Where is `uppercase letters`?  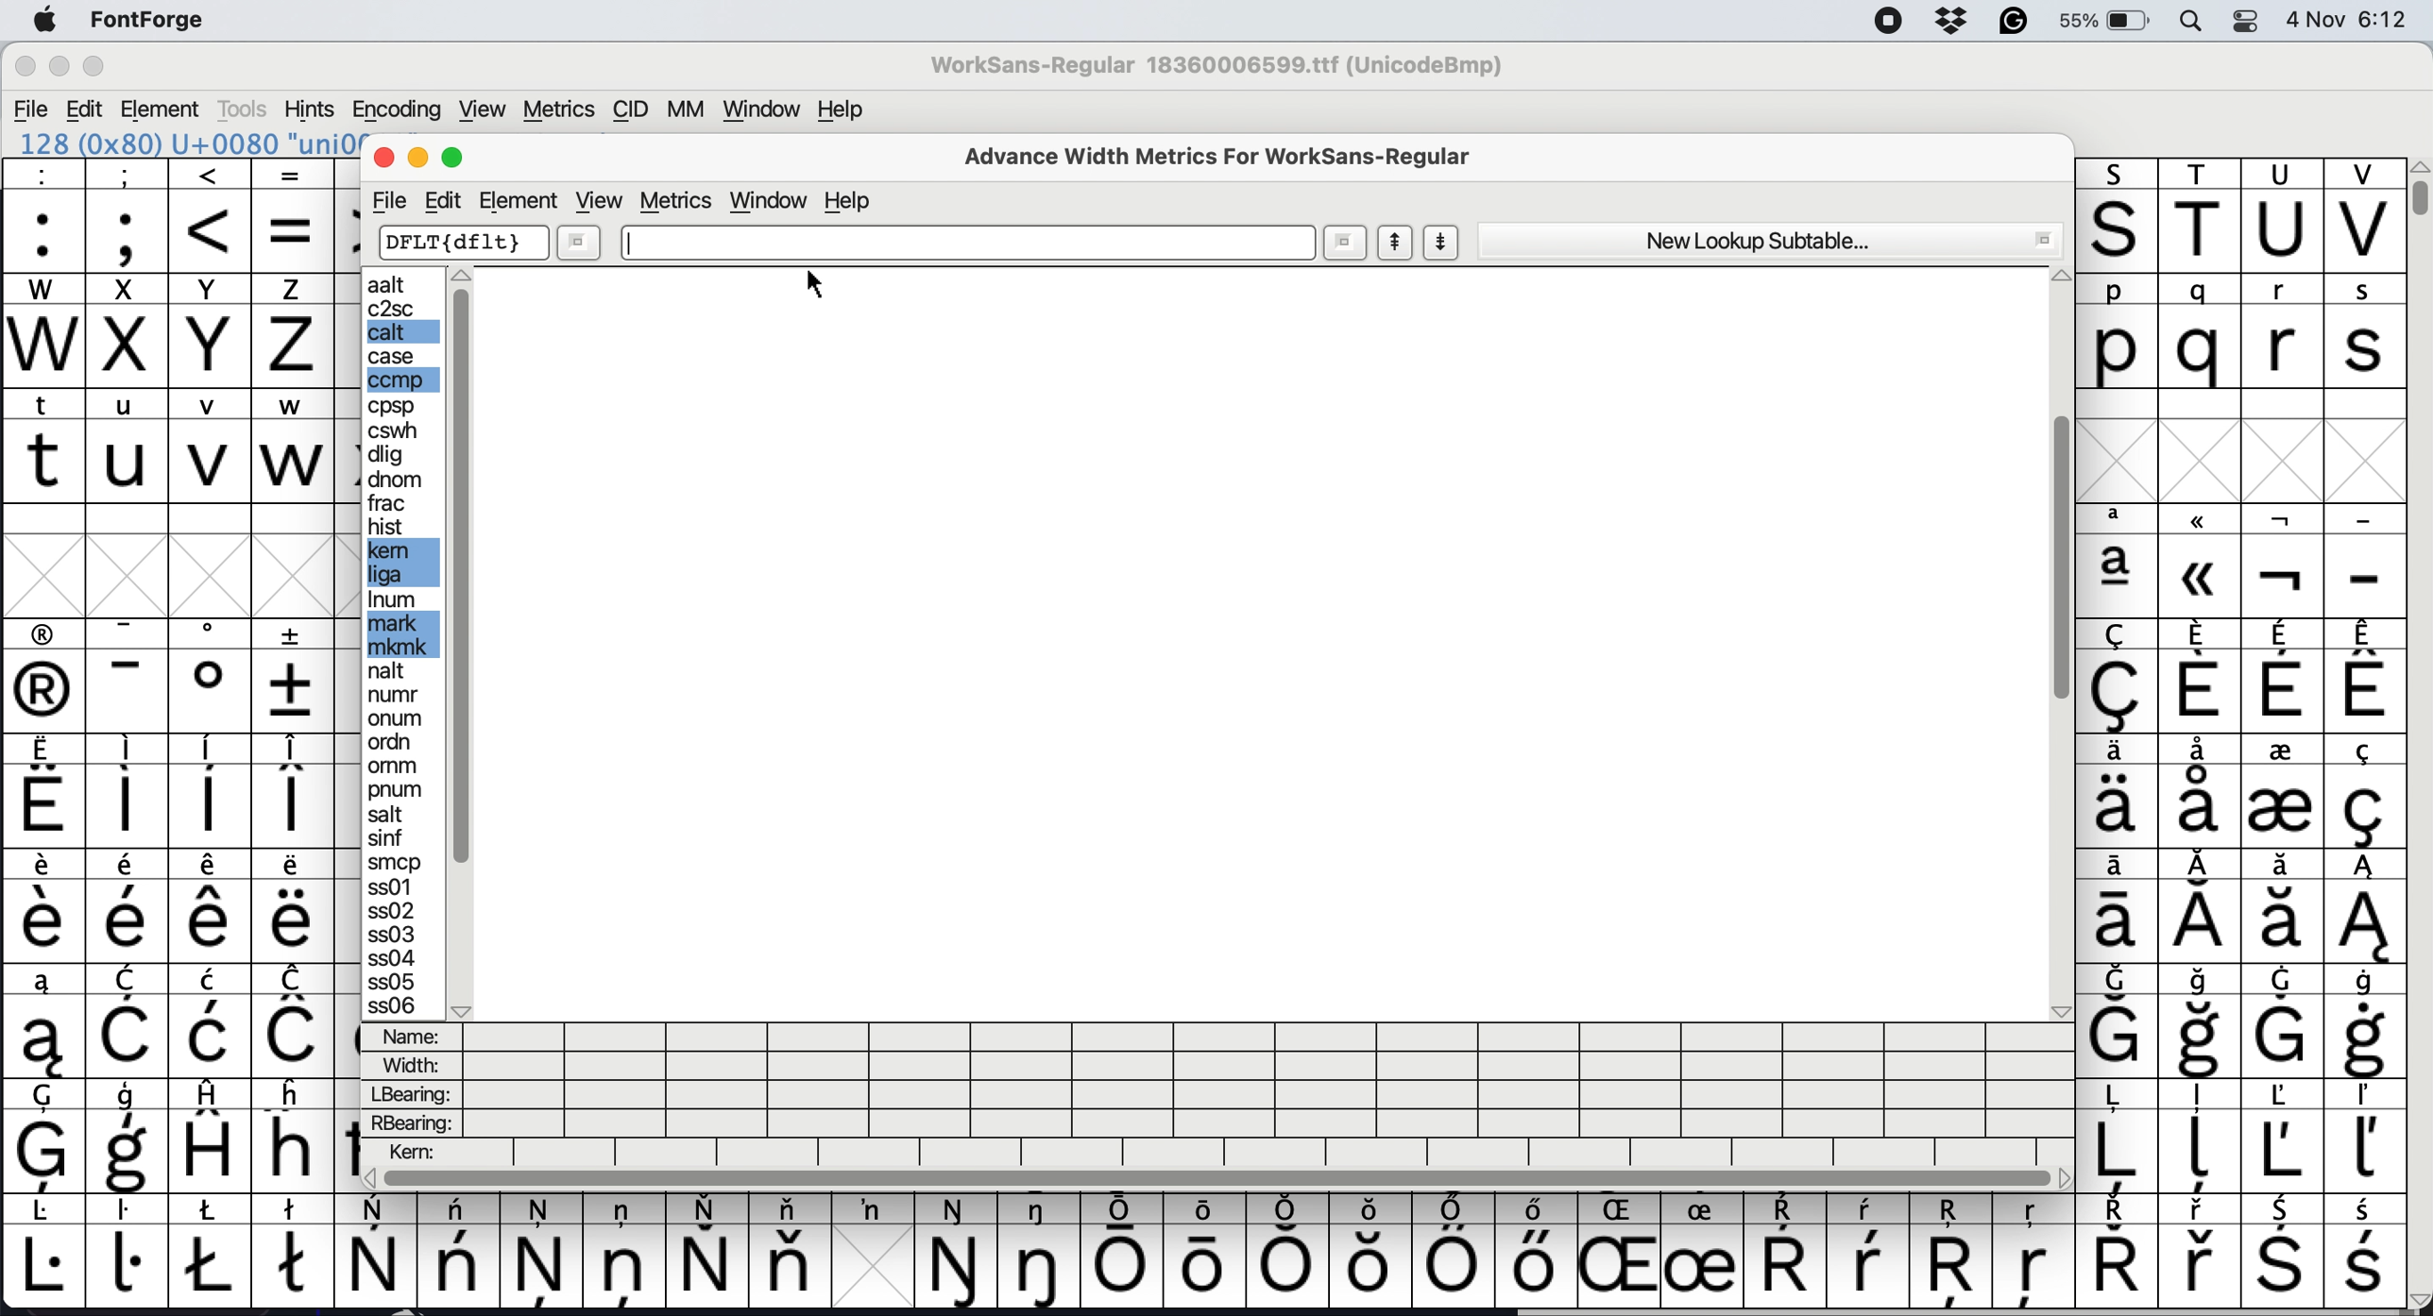
uppercase letters is located at coordinates (171, 290).